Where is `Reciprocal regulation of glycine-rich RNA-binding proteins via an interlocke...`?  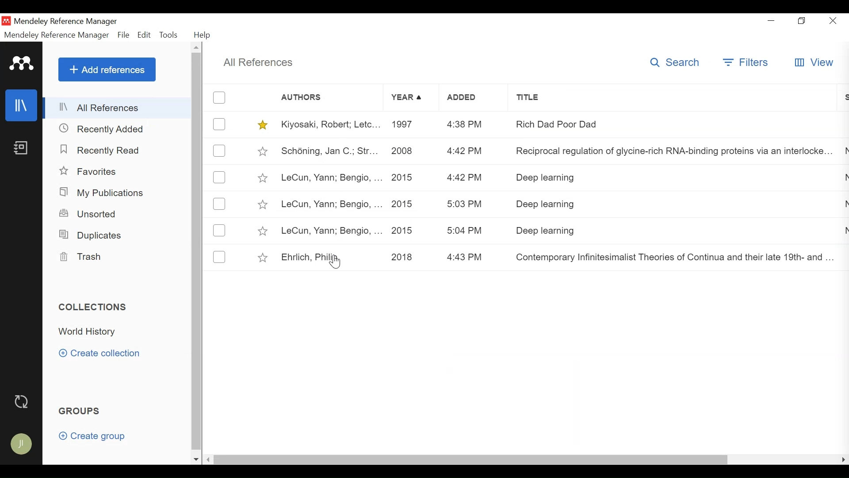 Reciprocal regulation of glycine-rich RNA-binding proteins via an interlocke... is located at coordinates (673, 150).